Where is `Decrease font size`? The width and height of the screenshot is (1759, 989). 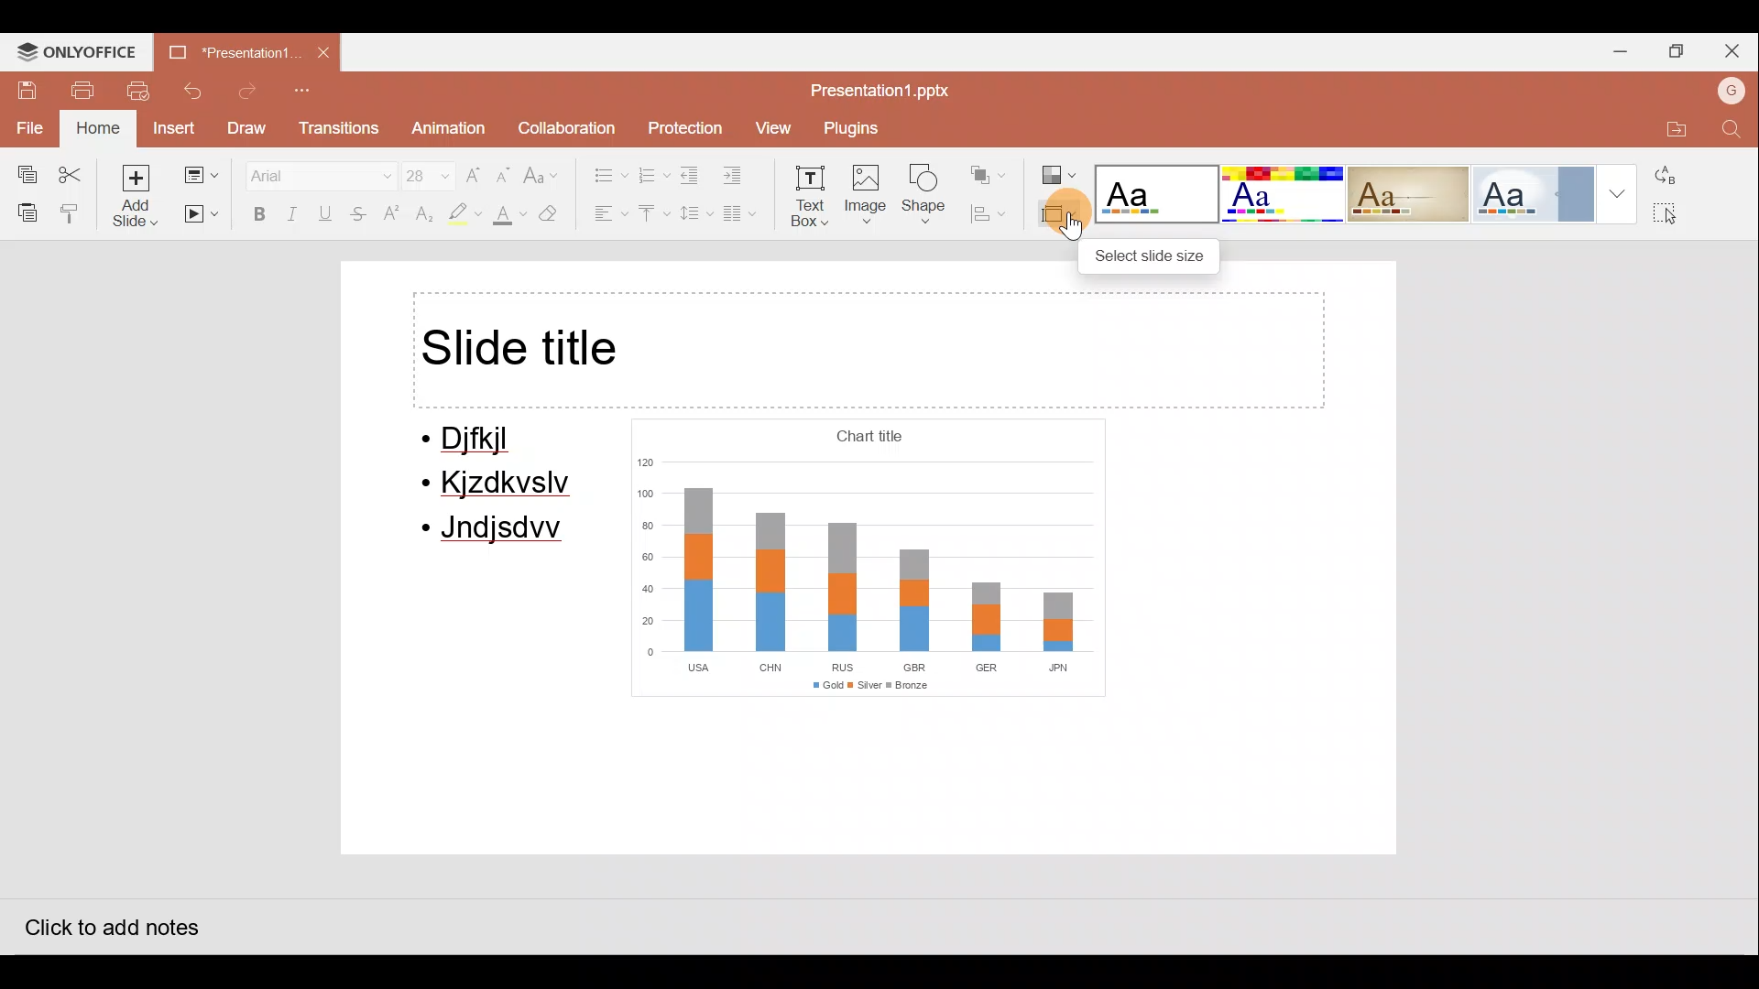
Decrease font size is located at coordinates (506, 168).